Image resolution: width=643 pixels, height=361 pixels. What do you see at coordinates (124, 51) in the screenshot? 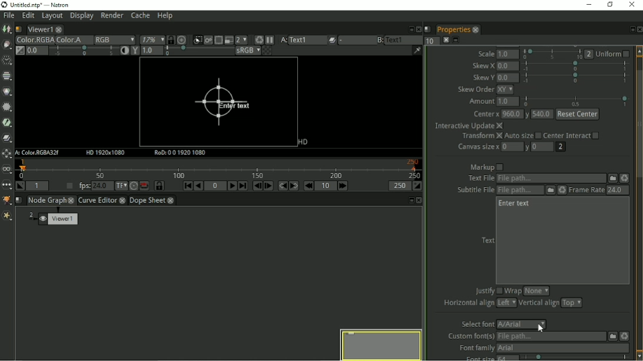
I see `Auto-contrast` at bounding box center [124, 51].